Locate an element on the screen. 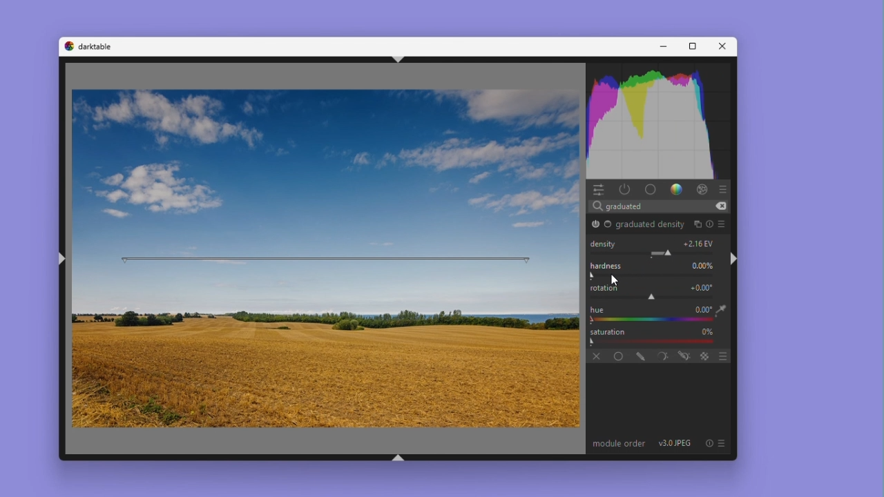  Maximise is located at coordinates (690, 47).